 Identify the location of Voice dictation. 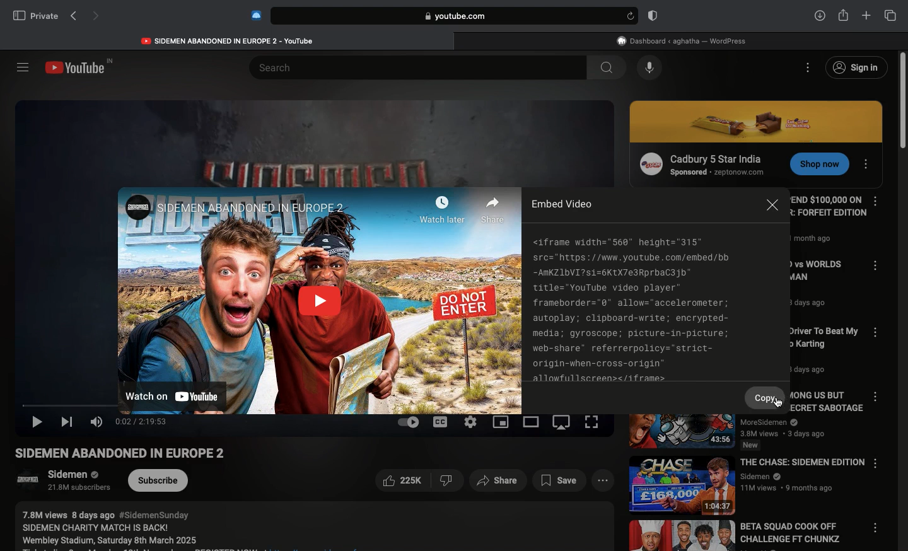
(650, 68).